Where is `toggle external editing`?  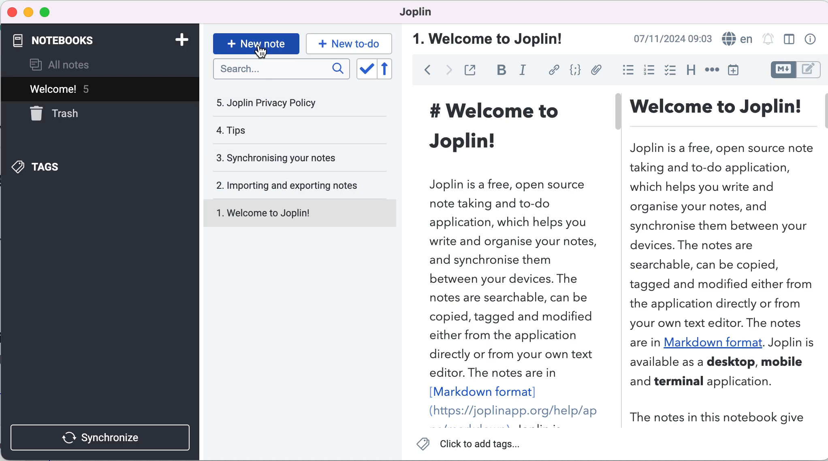 toggle external editing is located at coordinates (472, 70).